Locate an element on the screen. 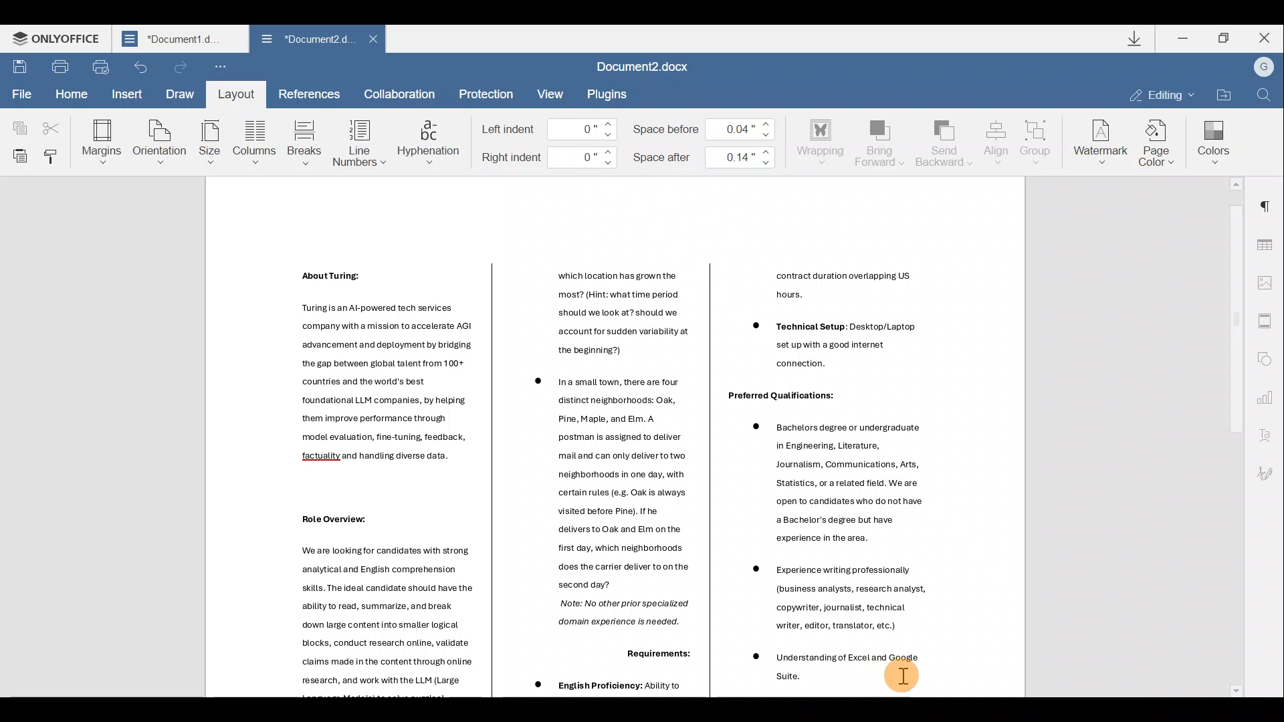 Image resolution: width=1284 pixels, height=722 pixels.  is located at coordinates (333, 523).